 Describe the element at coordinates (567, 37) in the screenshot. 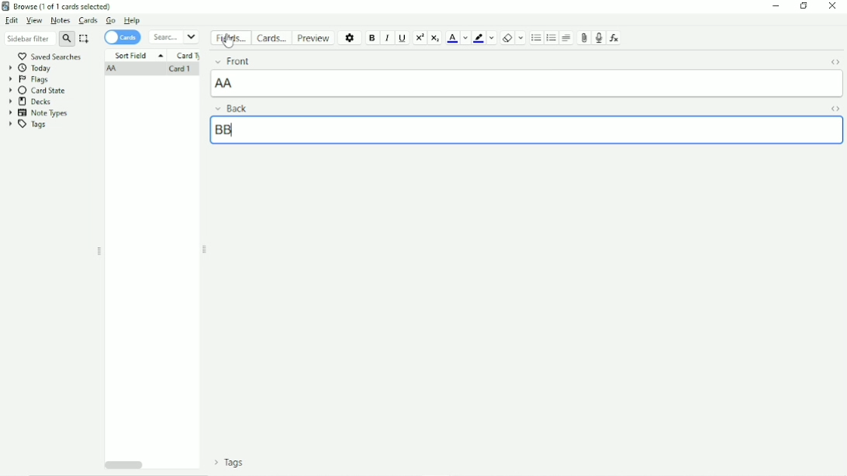

I see `Alignment` at that location.